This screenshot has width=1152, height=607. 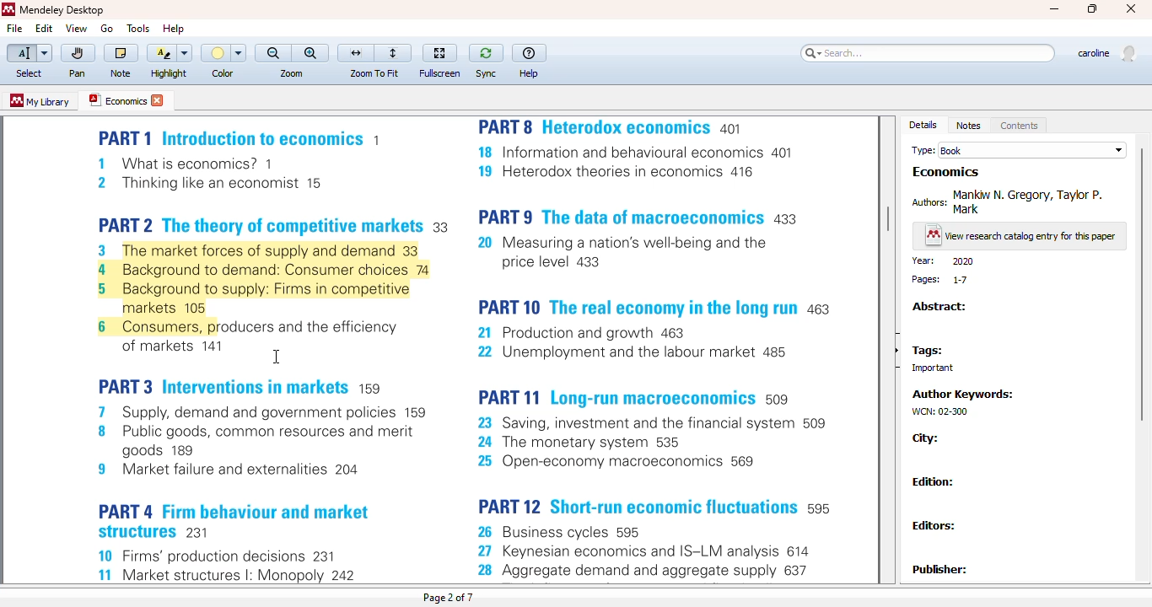 I want to click on pdf text, so click(x=245, y=177).